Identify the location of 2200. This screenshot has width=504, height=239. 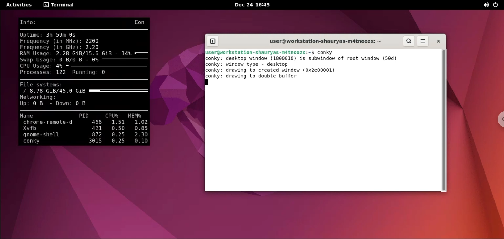
(93, 40).